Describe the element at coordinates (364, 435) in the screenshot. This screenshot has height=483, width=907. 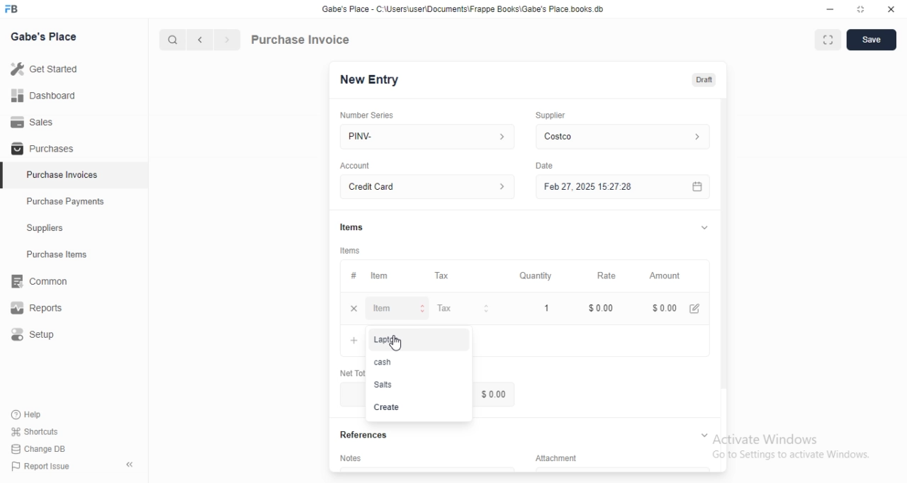
I see `References` at that location.